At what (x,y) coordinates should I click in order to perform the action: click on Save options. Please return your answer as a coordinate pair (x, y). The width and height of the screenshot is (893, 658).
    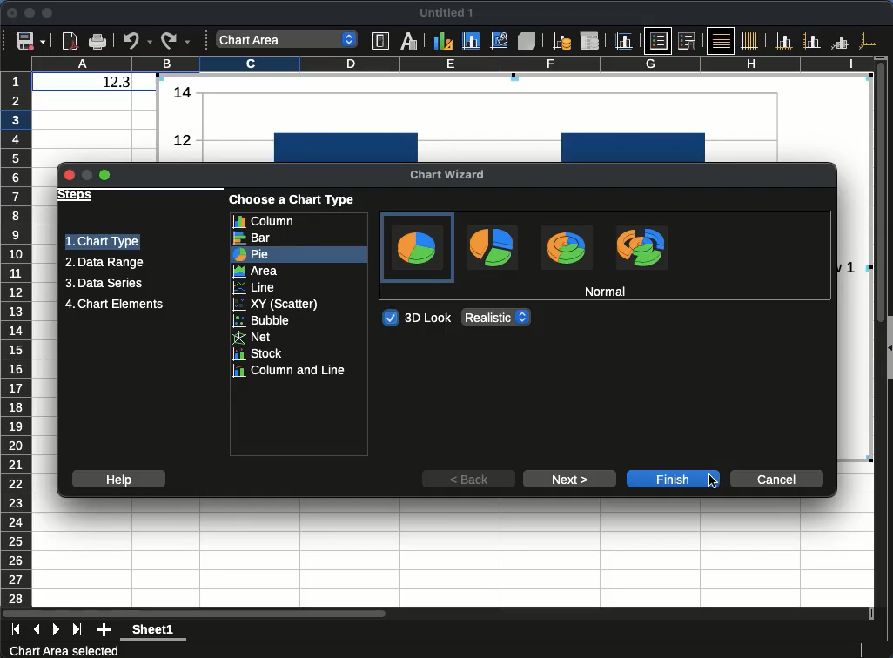
    Looking at the image, I should click on (31, 41).